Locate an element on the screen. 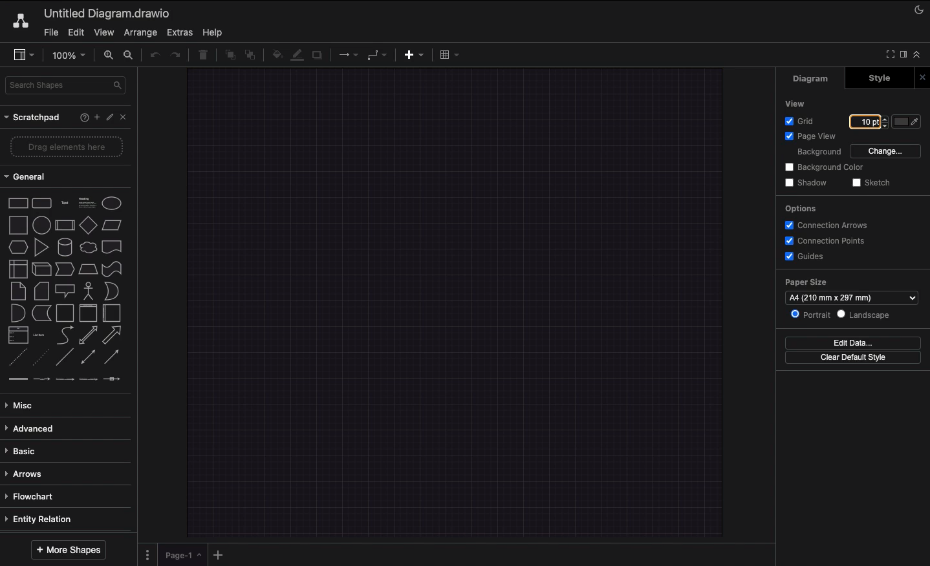  Paper size is located at coordinates (850, 291).